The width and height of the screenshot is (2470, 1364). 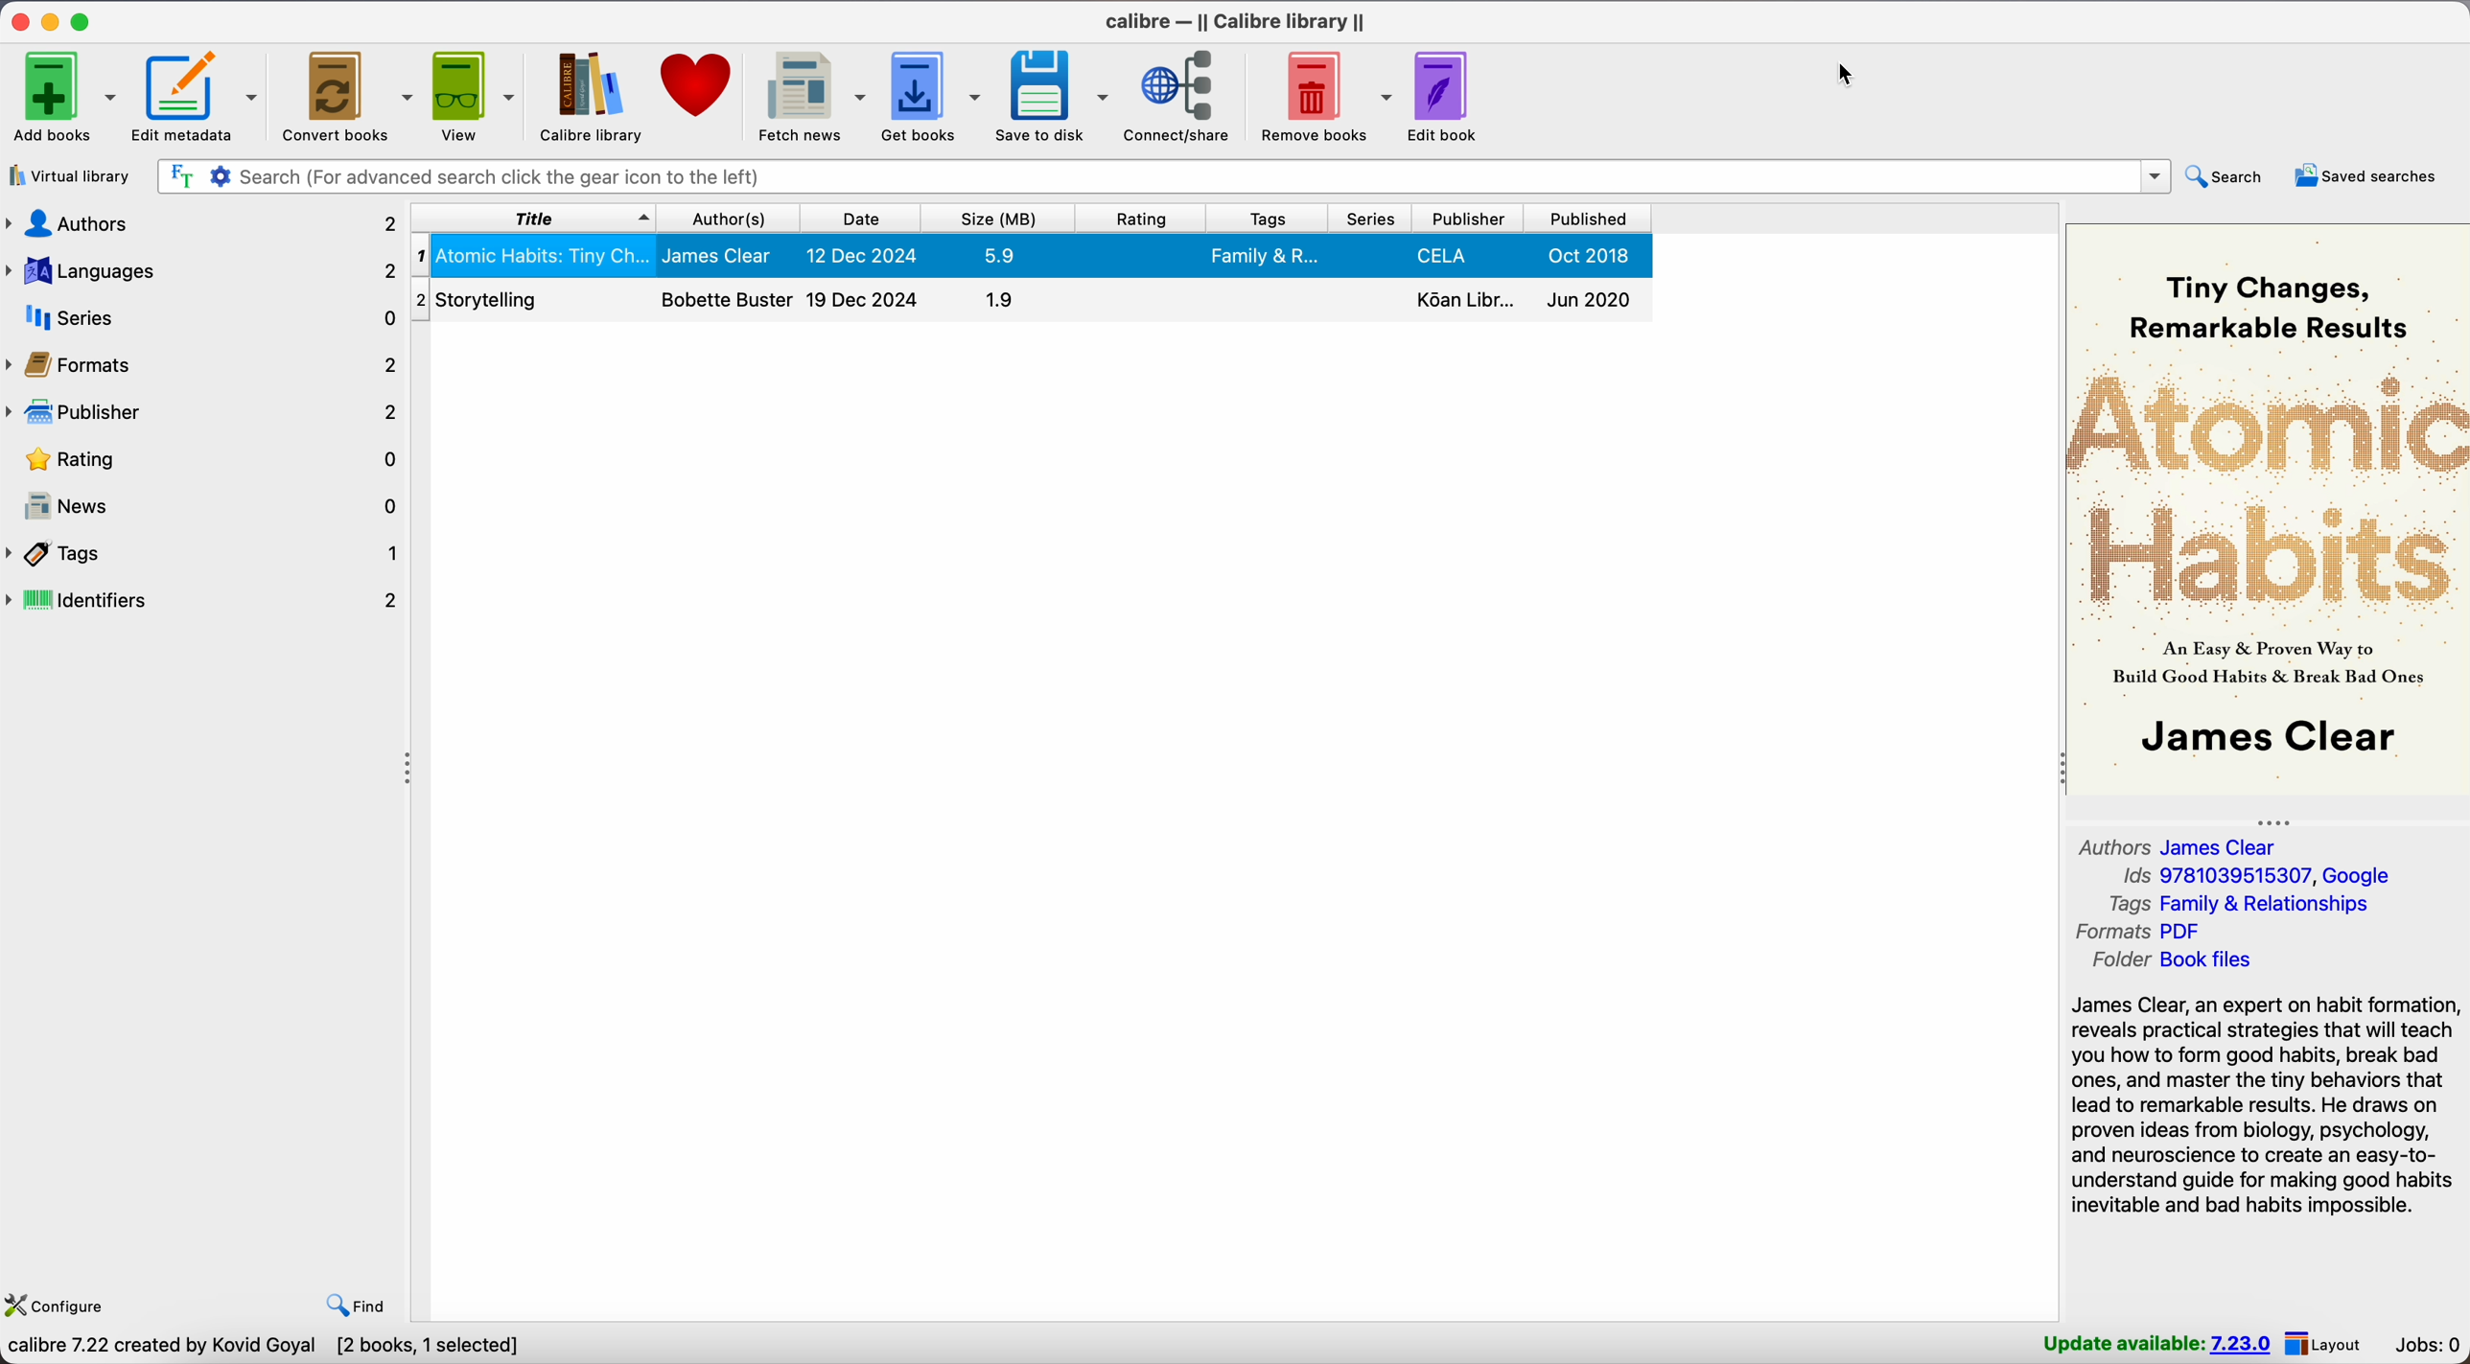 I want to click on rating, so click(x=1141, y=219).